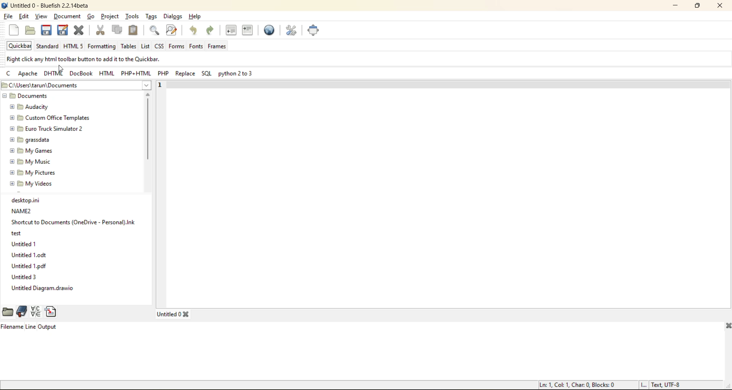  Describe the element at coordinates (35, 311) in the screenshot. I see `charmap` at that location.